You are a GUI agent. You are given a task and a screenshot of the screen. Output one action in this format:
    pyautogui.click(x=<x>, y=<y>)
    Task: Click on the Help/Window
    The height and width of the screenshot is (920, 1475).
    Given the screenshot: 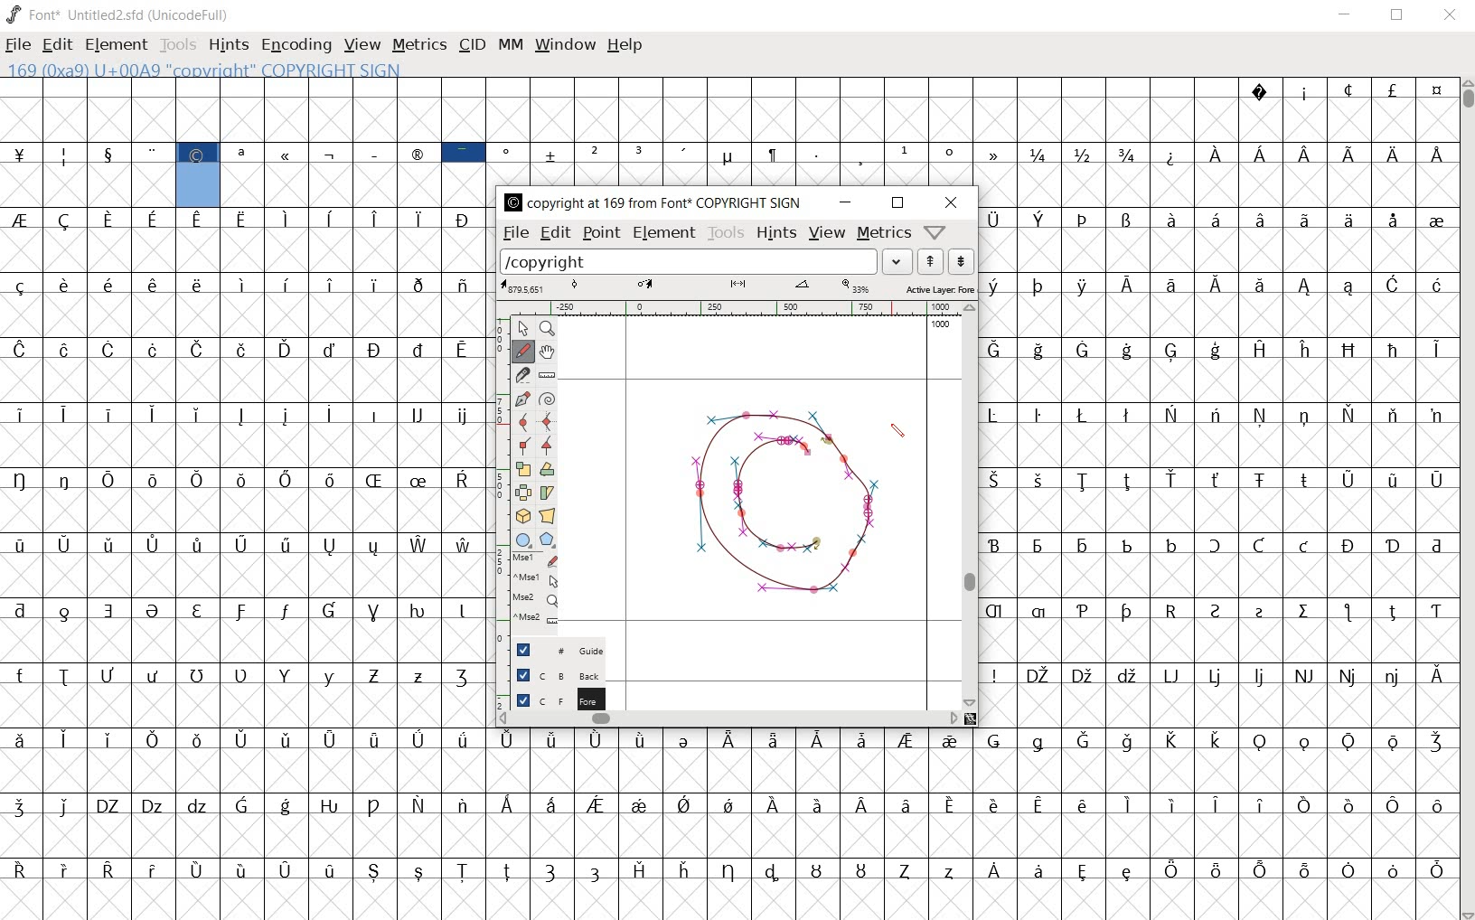 What is the action you would take?
    pyautogui.click(x=937, y=231)
    